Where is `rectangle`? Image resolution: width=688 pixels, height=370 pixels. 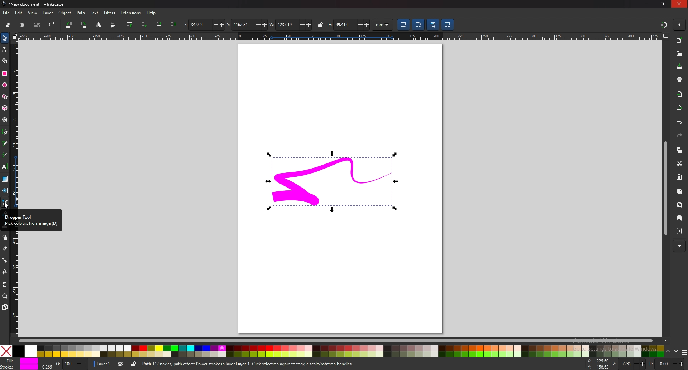 rectangle is located at coordinates (4, 73).